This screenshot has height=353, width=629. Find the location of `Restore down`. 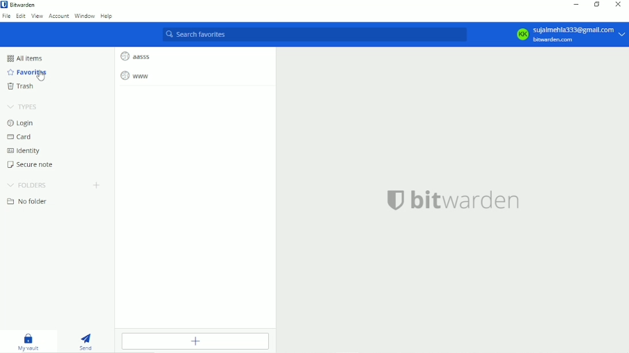

Restore down is located at coordinates (596, 5).